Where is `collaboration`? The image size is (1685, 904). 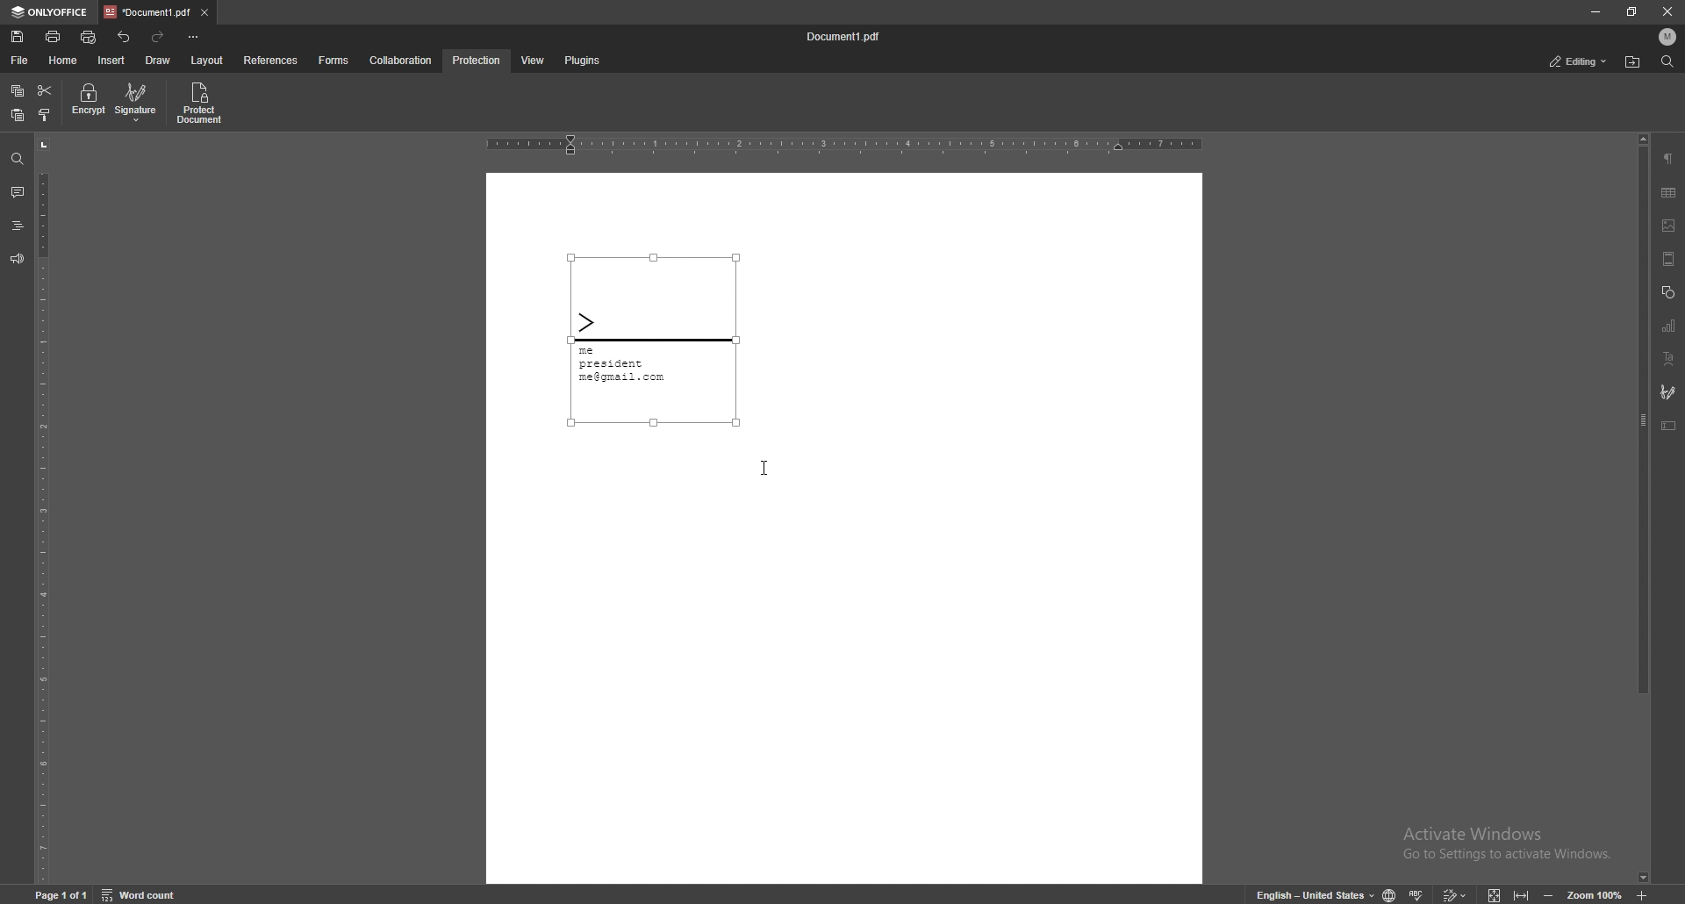
collaboration is located at coordinates (403, 60).